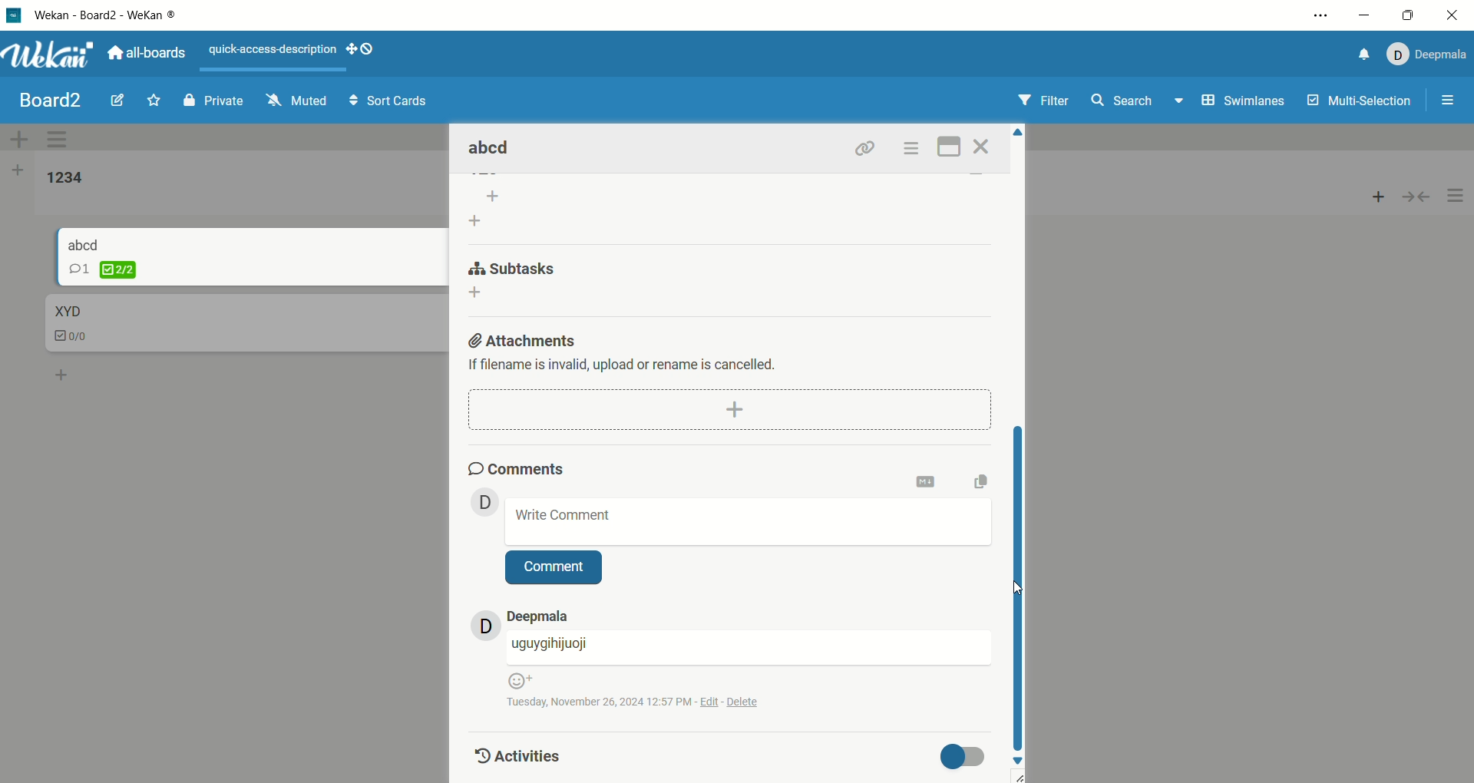 The width and height of the screenshot is (1474, 783). I want to click on down, so click(1020, 762).